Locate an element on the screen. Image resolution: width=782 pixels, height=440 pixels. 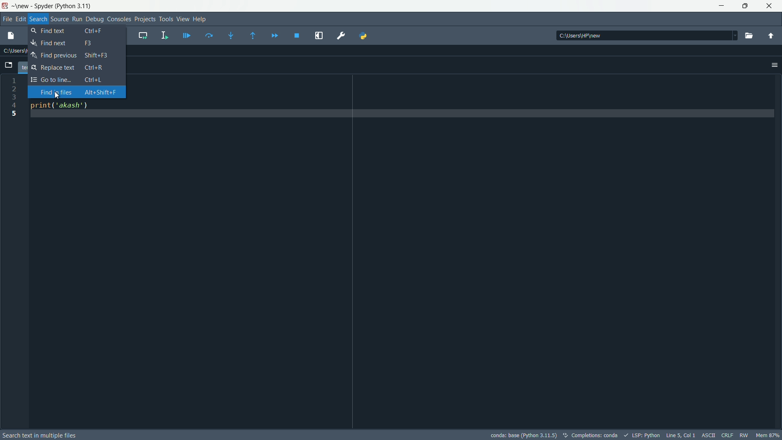
app icon is located at coordinates (6, 6).